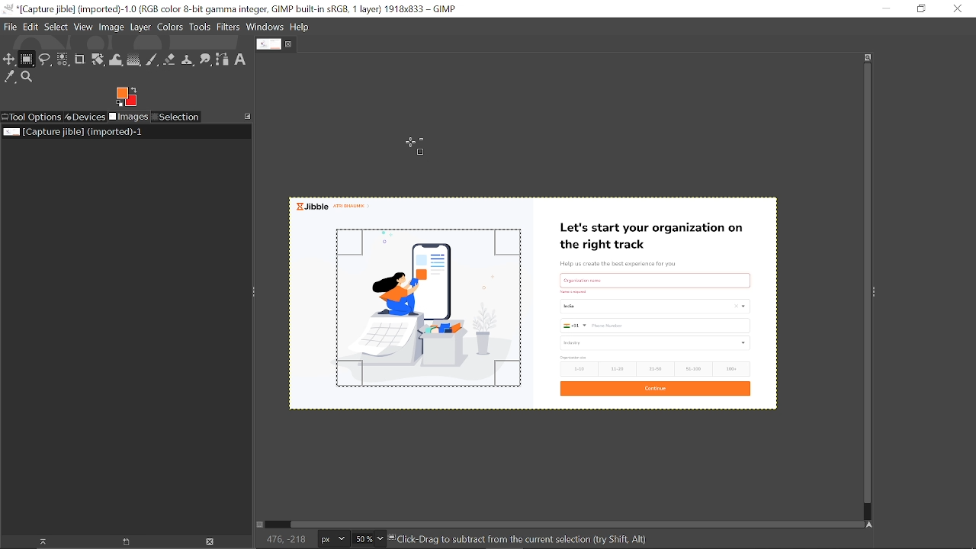  What do you see at coordinates (958, 8) in the screenshot?
I see `Close ` at bounding box center [958, 8].